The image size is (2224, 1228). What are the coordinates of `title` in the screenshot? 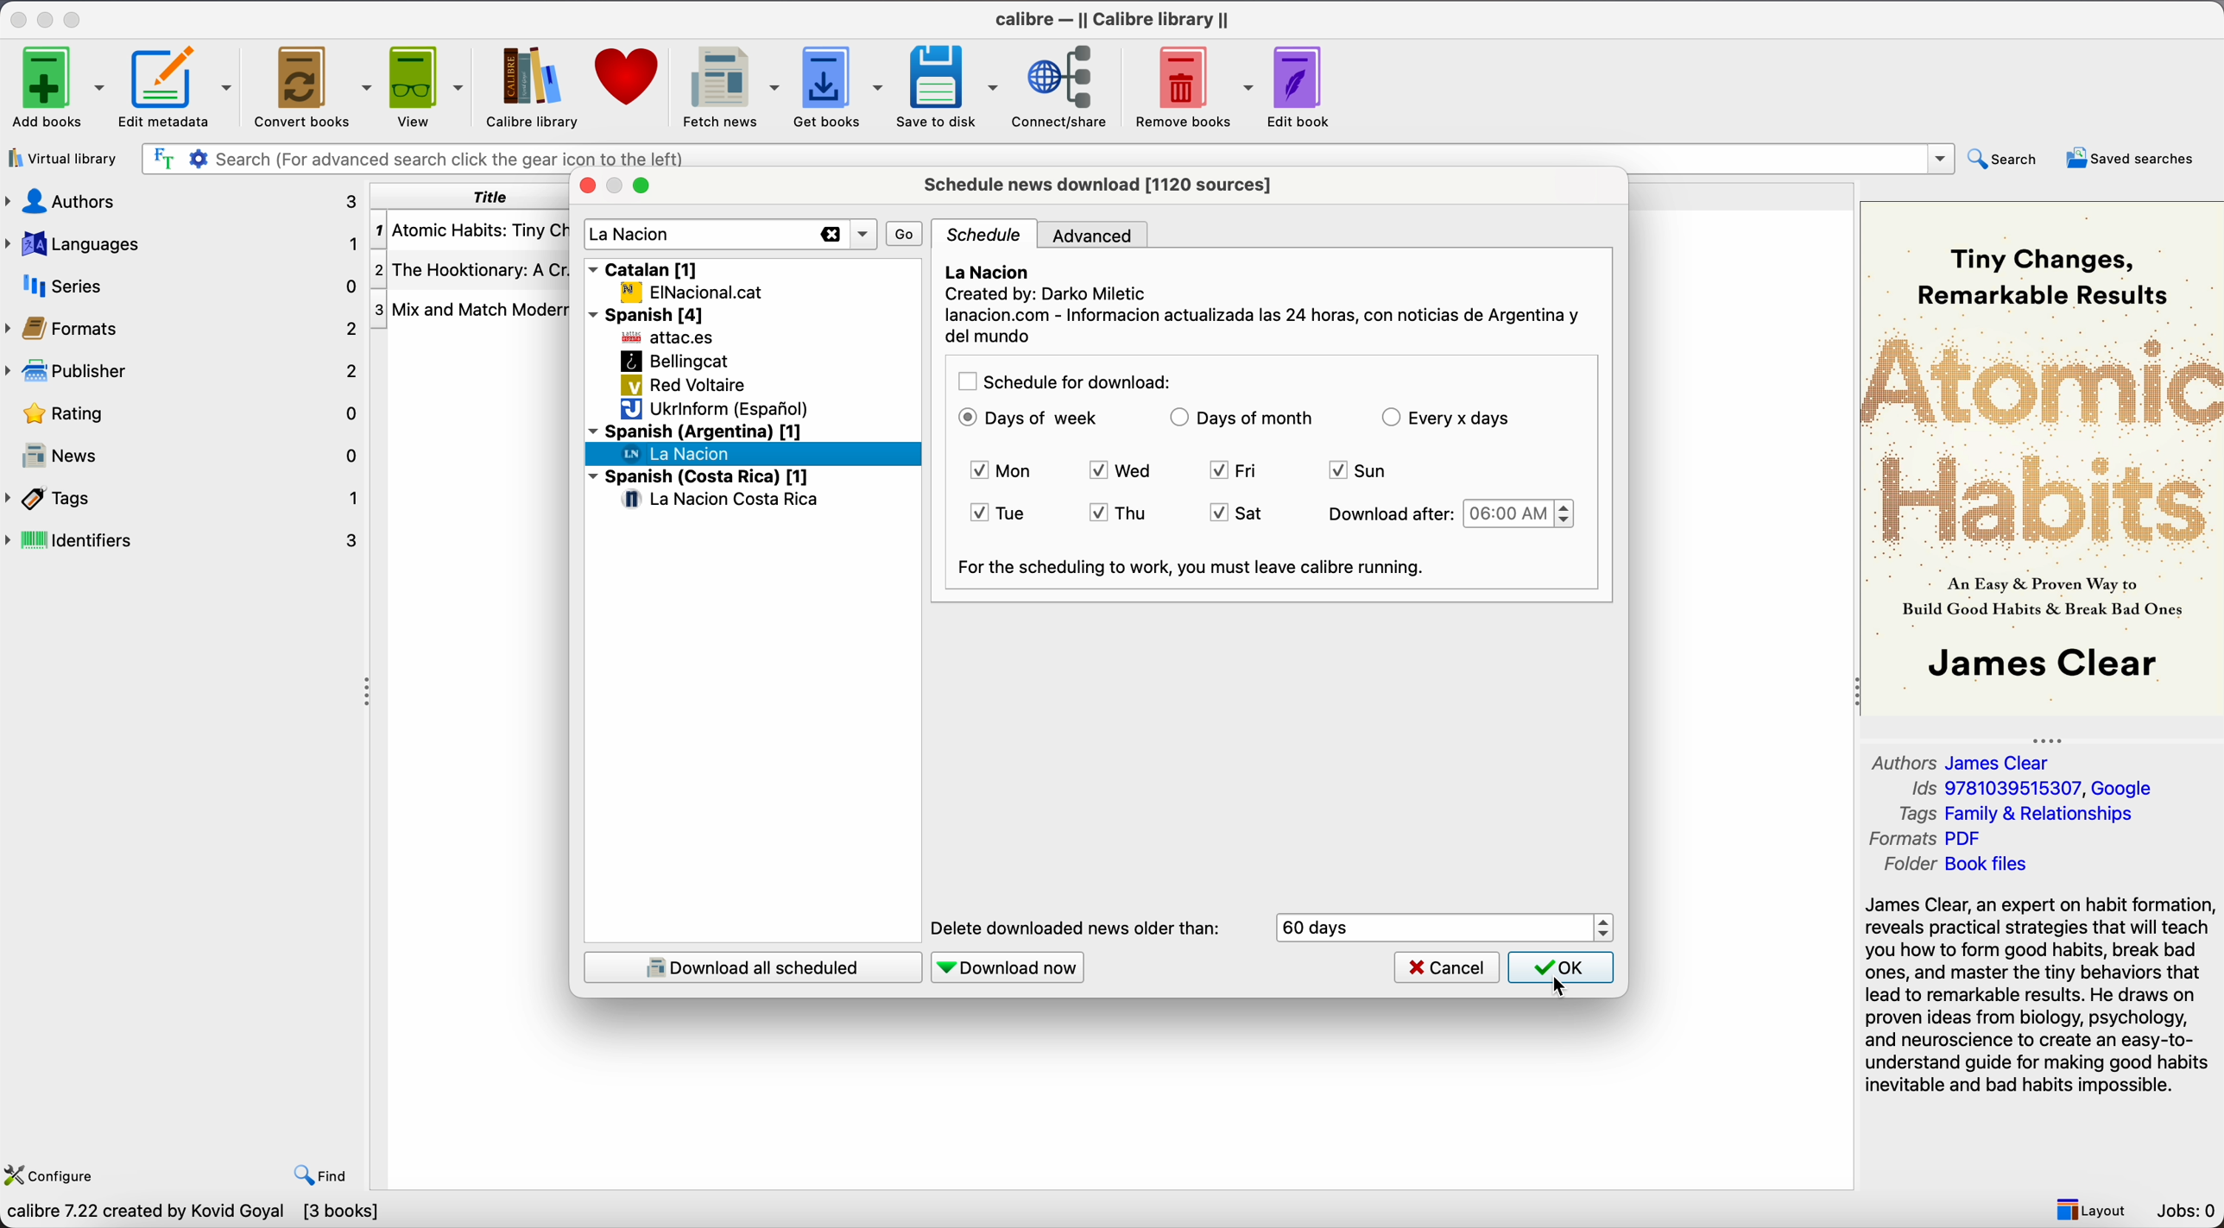 It's located at (467, 197).